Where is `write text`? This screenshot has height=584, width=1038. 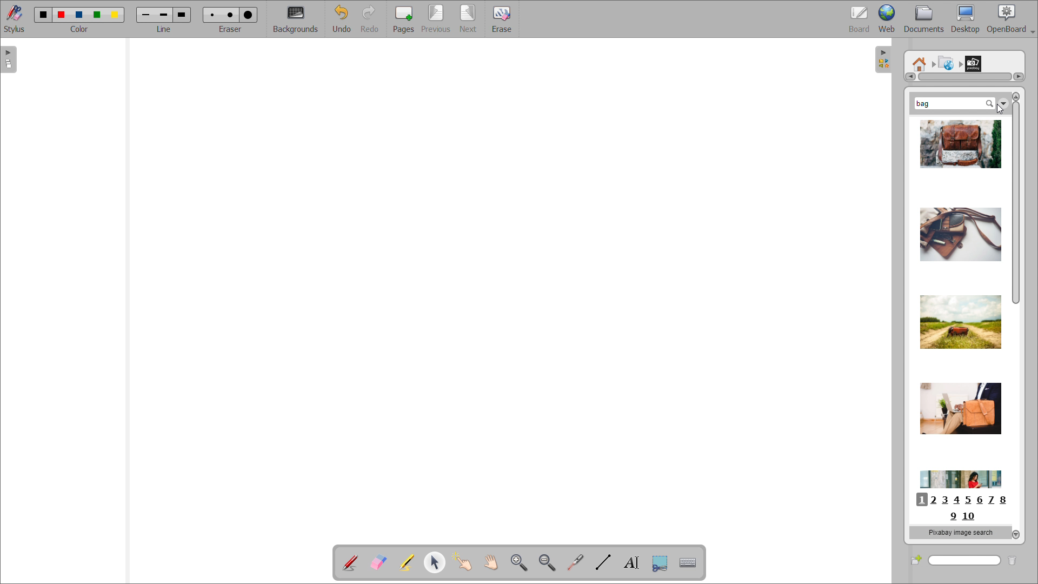 write text is located at coordinates (631, 562).